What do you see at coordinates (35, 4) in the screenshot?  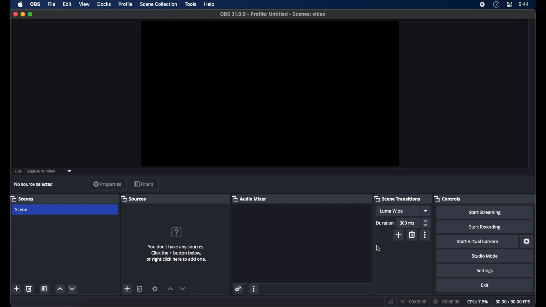 I see `obs` at bounding box center [35, 4].